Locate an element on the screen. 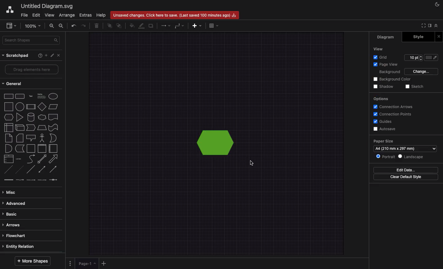 The height and width of the screenshot is (269, 443). View is located at coordinates (50, 15).